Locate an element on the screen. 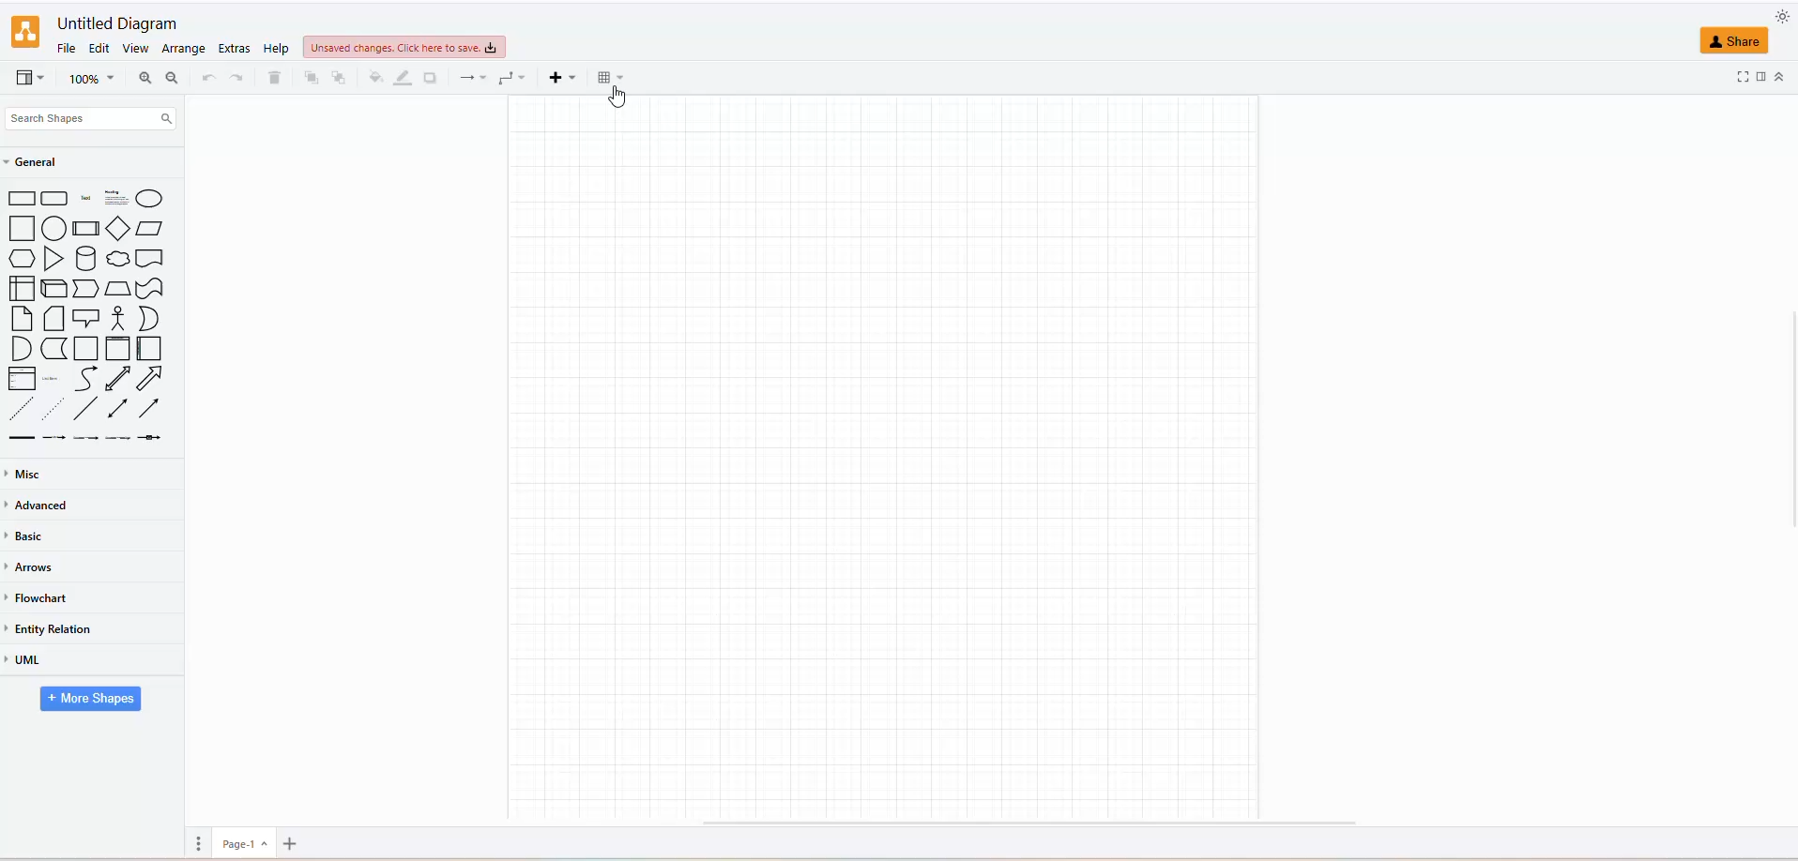  shadow is located at coordinates (431, 79).